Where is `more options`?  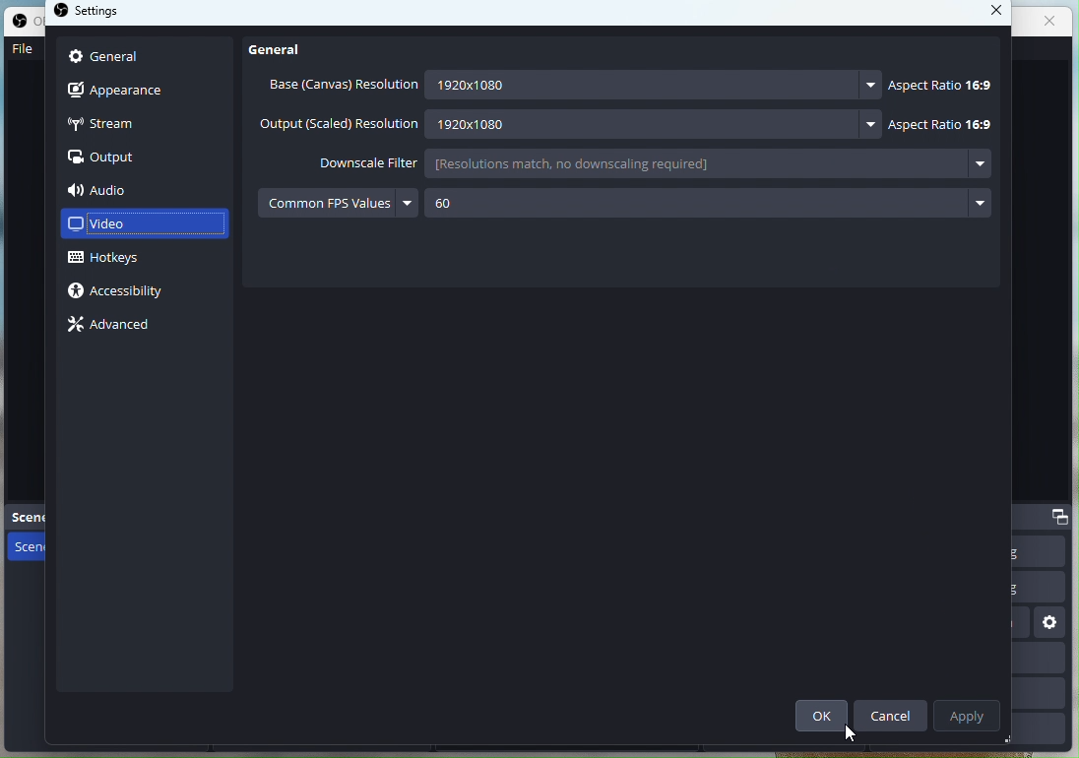 more options is located at coordinates (406, 202).